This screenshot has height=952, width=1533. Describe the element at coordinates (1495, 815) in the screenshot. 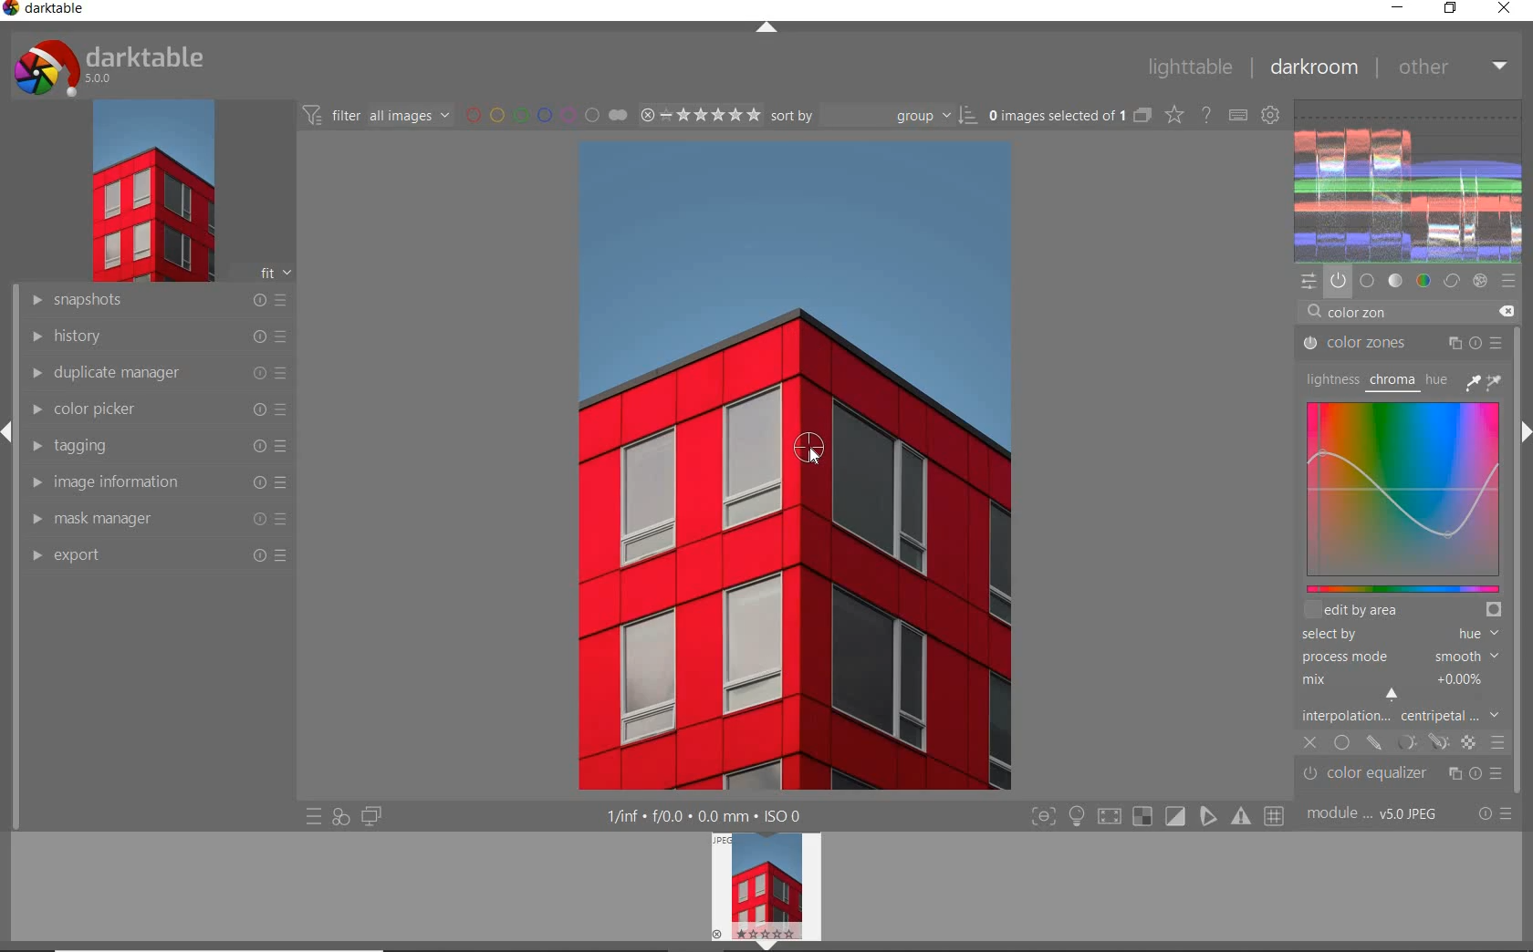

I see `reset or presets & preferences` at that location.